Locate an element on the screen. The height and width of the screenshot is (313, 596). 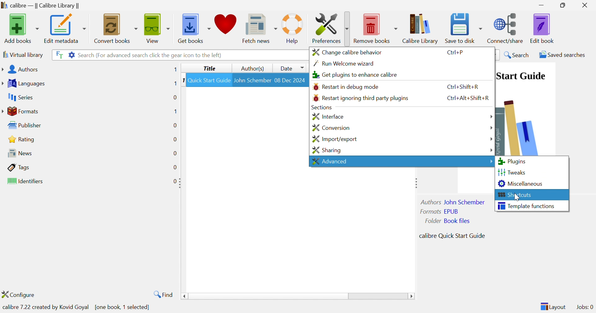
Formats EPUB is located at coordinates (439, 211).